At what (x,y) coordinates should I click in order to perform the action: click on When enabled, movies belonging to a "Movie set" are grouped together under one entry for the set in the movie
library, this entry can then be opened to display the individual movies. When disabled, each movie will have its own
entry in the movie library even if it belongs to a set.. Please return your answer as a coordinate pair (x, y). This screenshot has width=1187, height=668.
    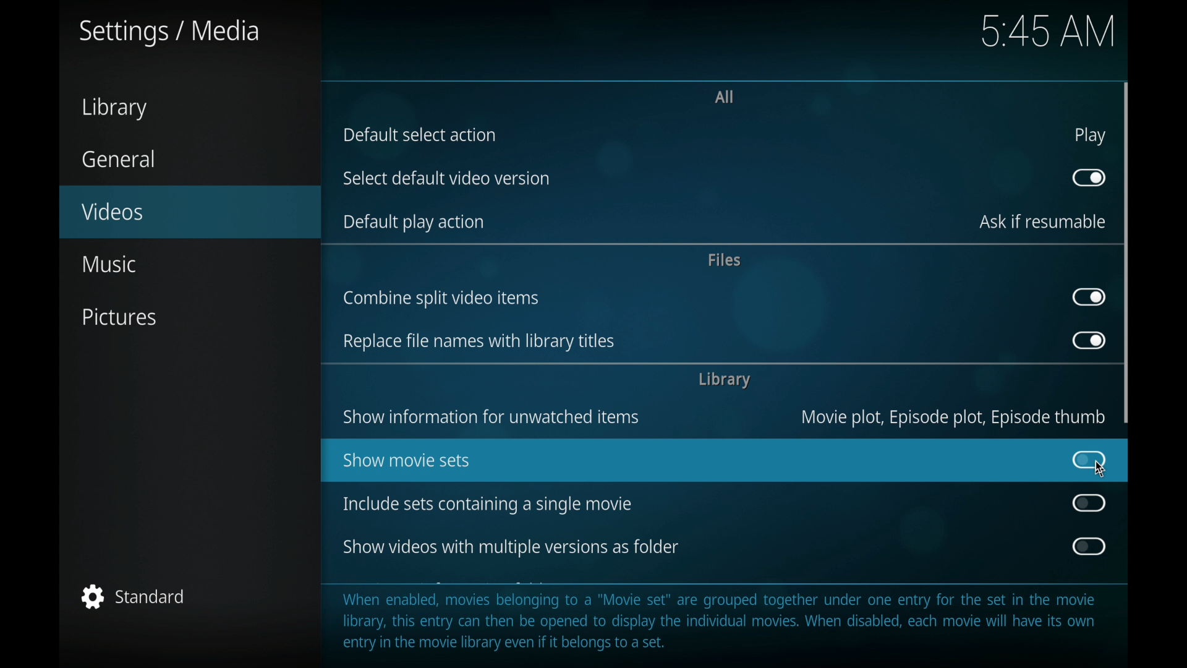
    Looking at the image, I should click on (726, 622).